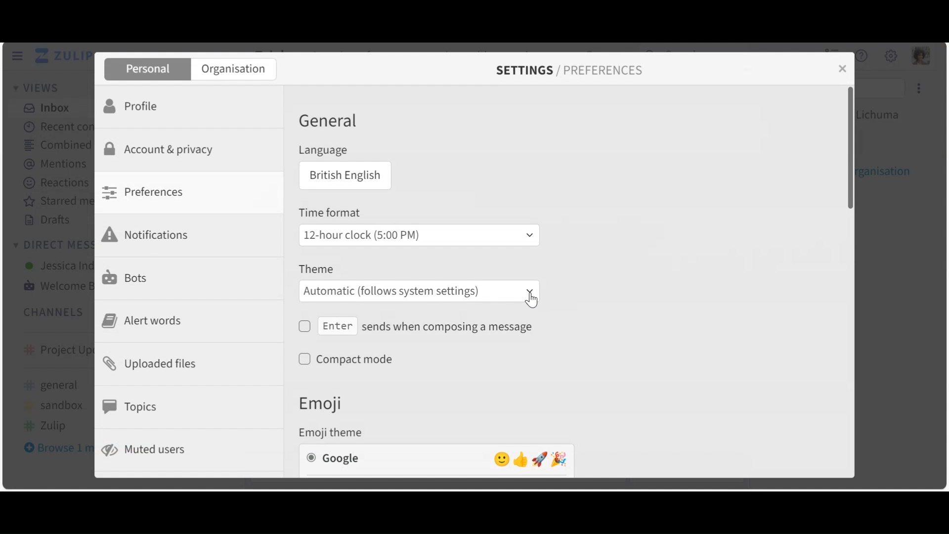  What do you see at coordinates (417, 327) in the screenshot?
I see `(un)select Enter sends when composing a mesage` at bounding box center [417, 327].